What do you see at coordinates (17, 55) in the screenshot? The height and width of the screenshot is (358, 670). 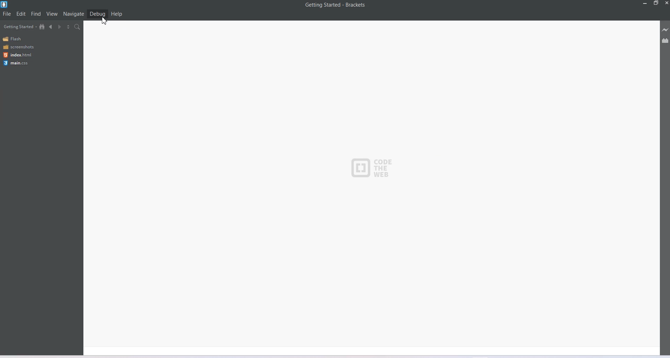 I see `index.html` at bounding box center [17, 55].